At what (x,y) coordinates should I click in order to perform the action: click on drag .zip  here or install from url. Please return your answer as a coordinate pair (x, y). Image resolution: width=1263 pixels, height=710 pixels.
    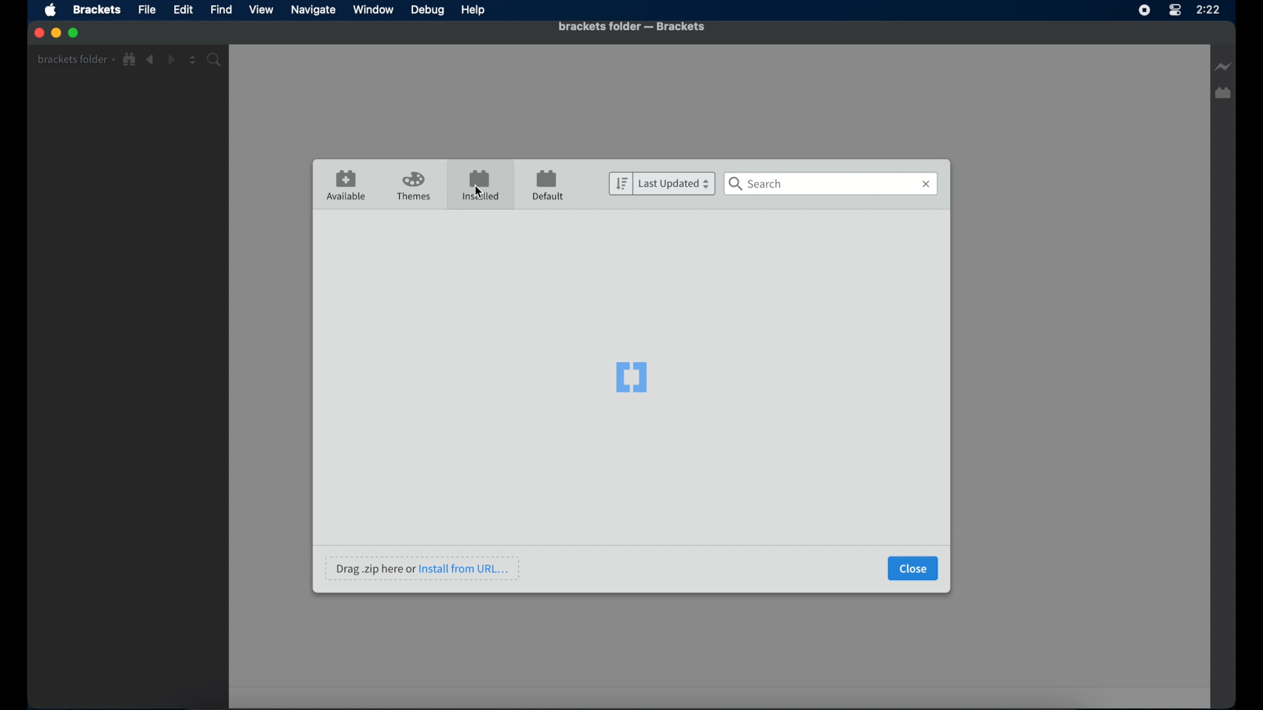
    Looking at the image, I should click on (423, 568).